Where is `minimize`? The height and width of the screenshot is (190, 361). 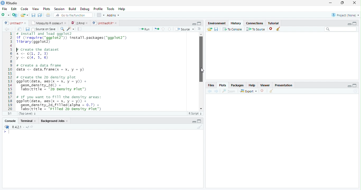
minimize is located at coordinates (194, 122).